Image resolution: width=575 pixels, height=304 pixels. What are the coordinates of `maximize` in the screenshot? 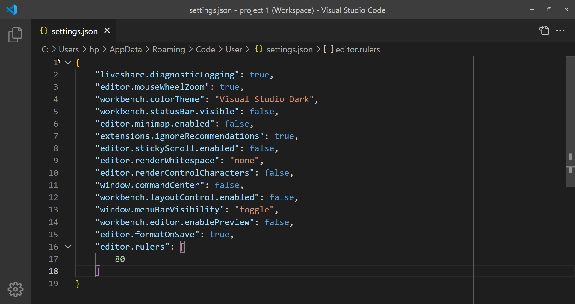 It's located at (548, 10).